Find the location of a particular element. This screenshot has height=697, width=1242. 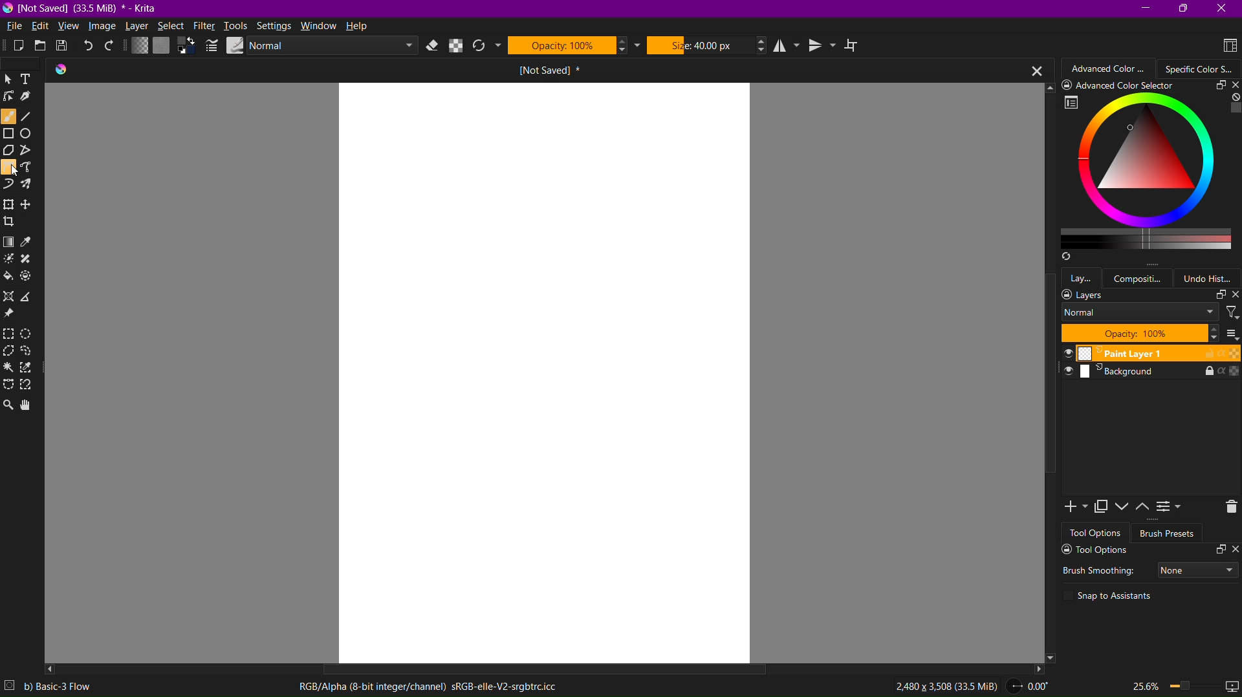

Freehand Selection Tool is located at coordinates (31, 353).